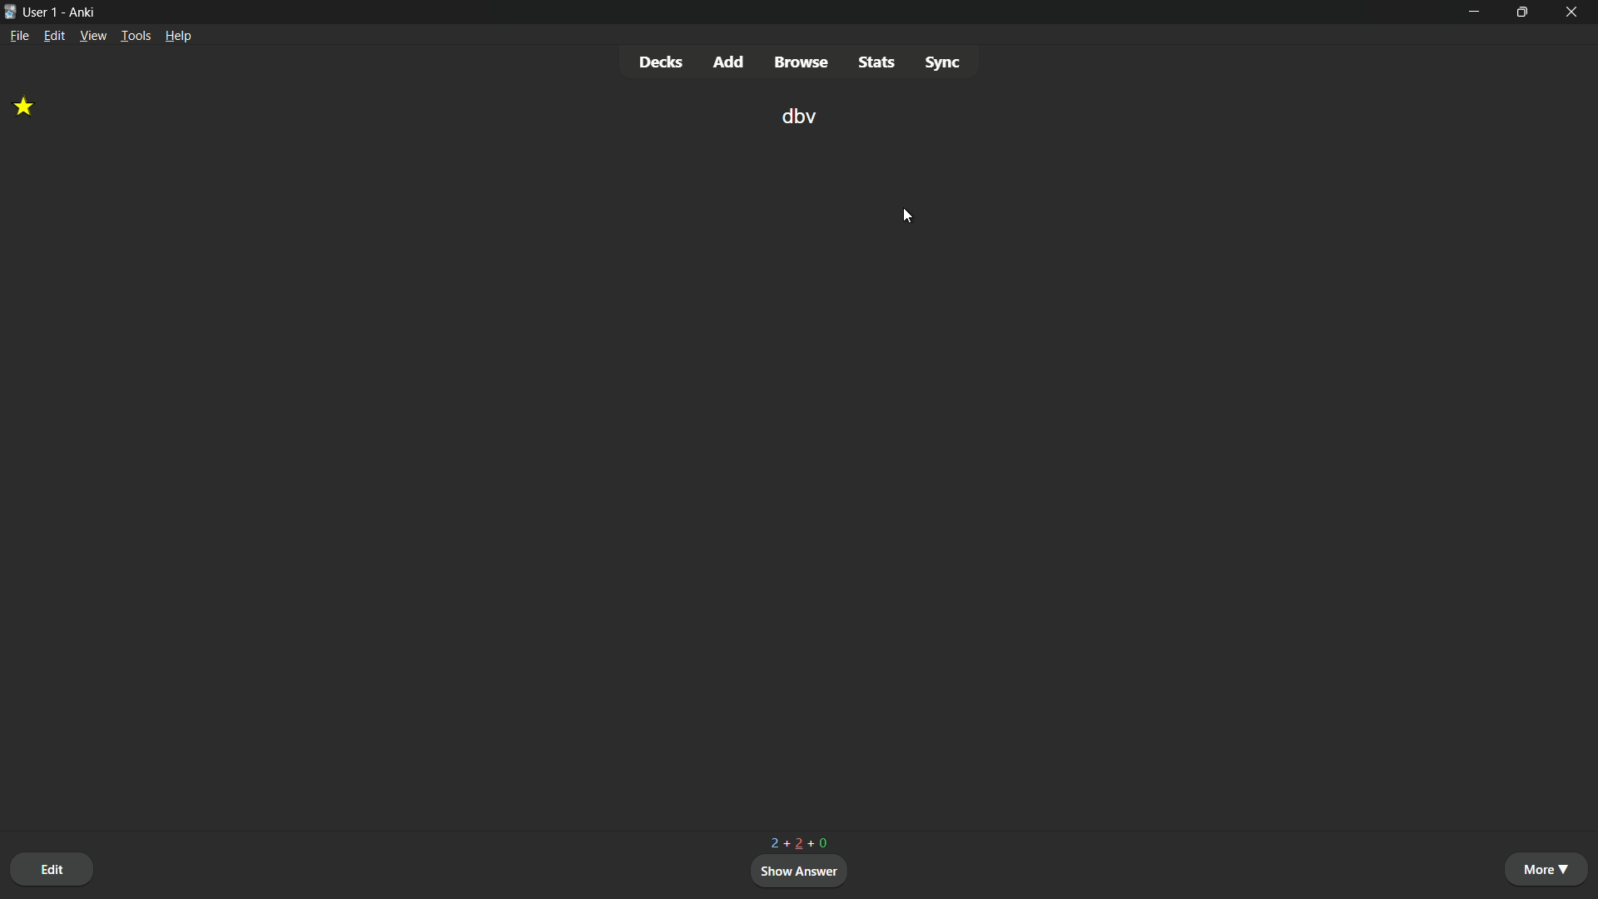 This screenshot has height=899, width=1598. What do you see at coordinates (56, 35) in the screenshot?
I see `edit` at bounding box center [56, 35].